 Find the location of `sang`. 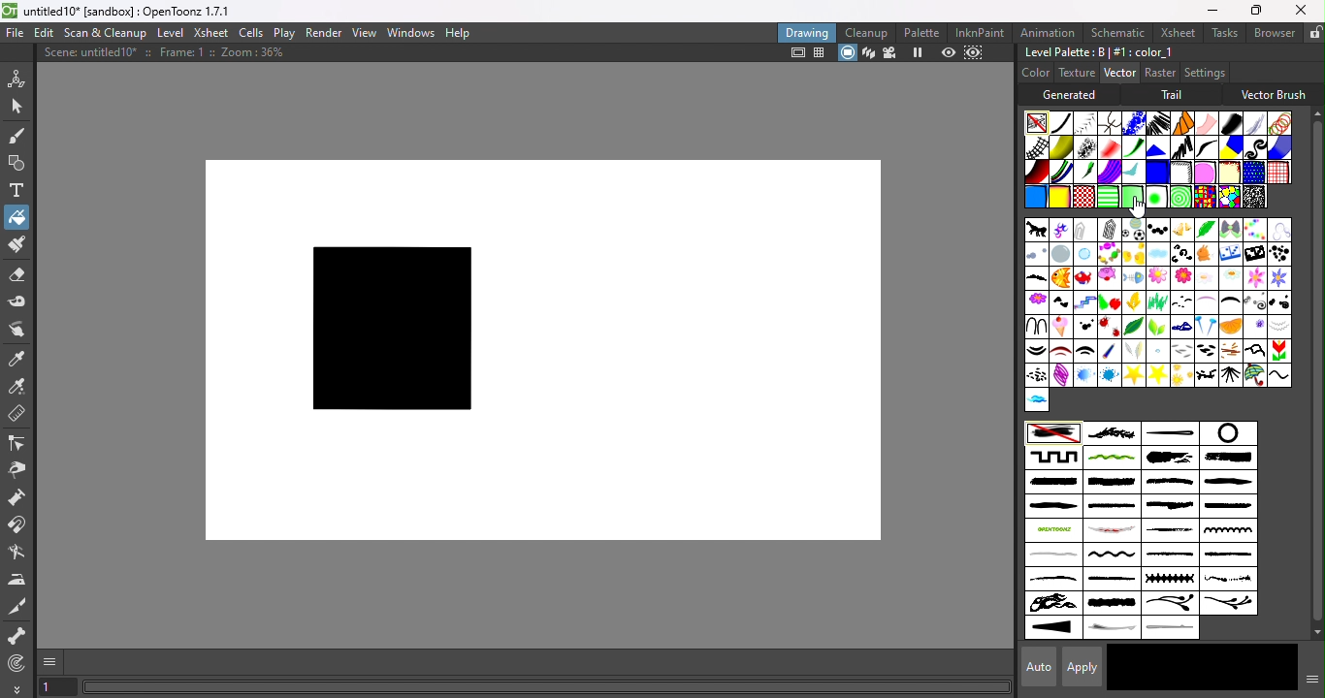

sang is located at coordinates (1230, 351).